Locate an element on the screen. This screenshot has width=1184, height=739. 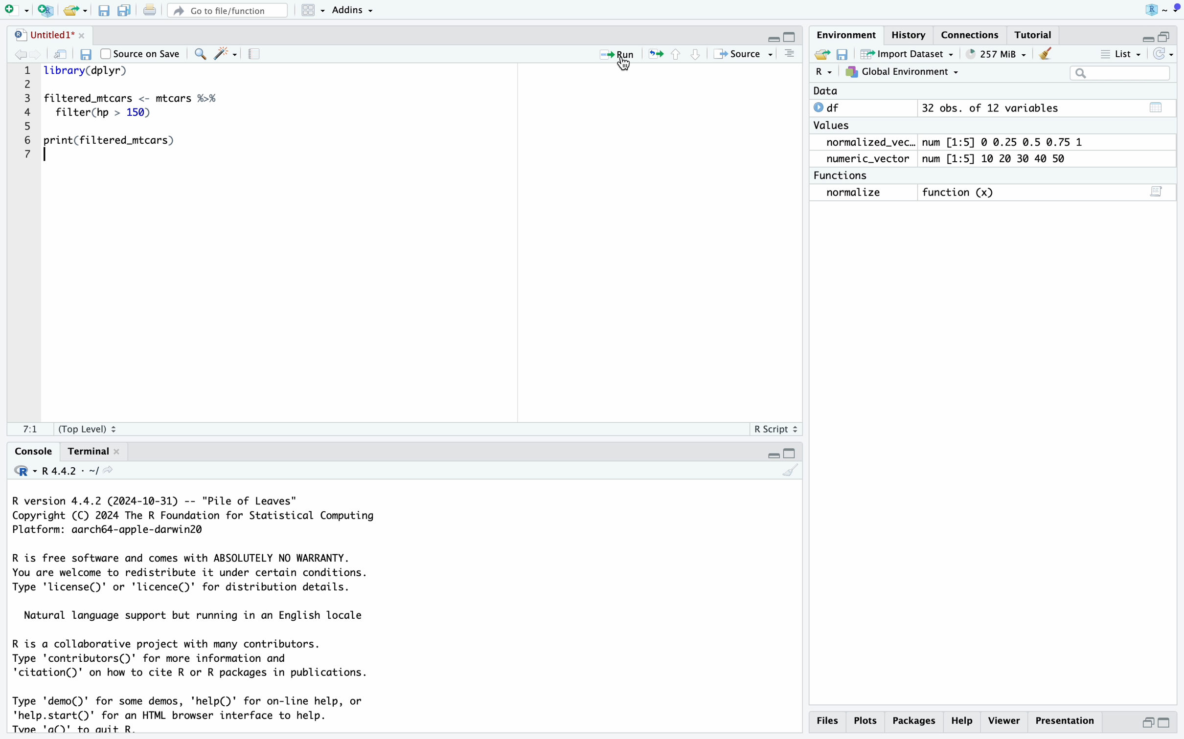
maximize is located at coordinates (792, 38).